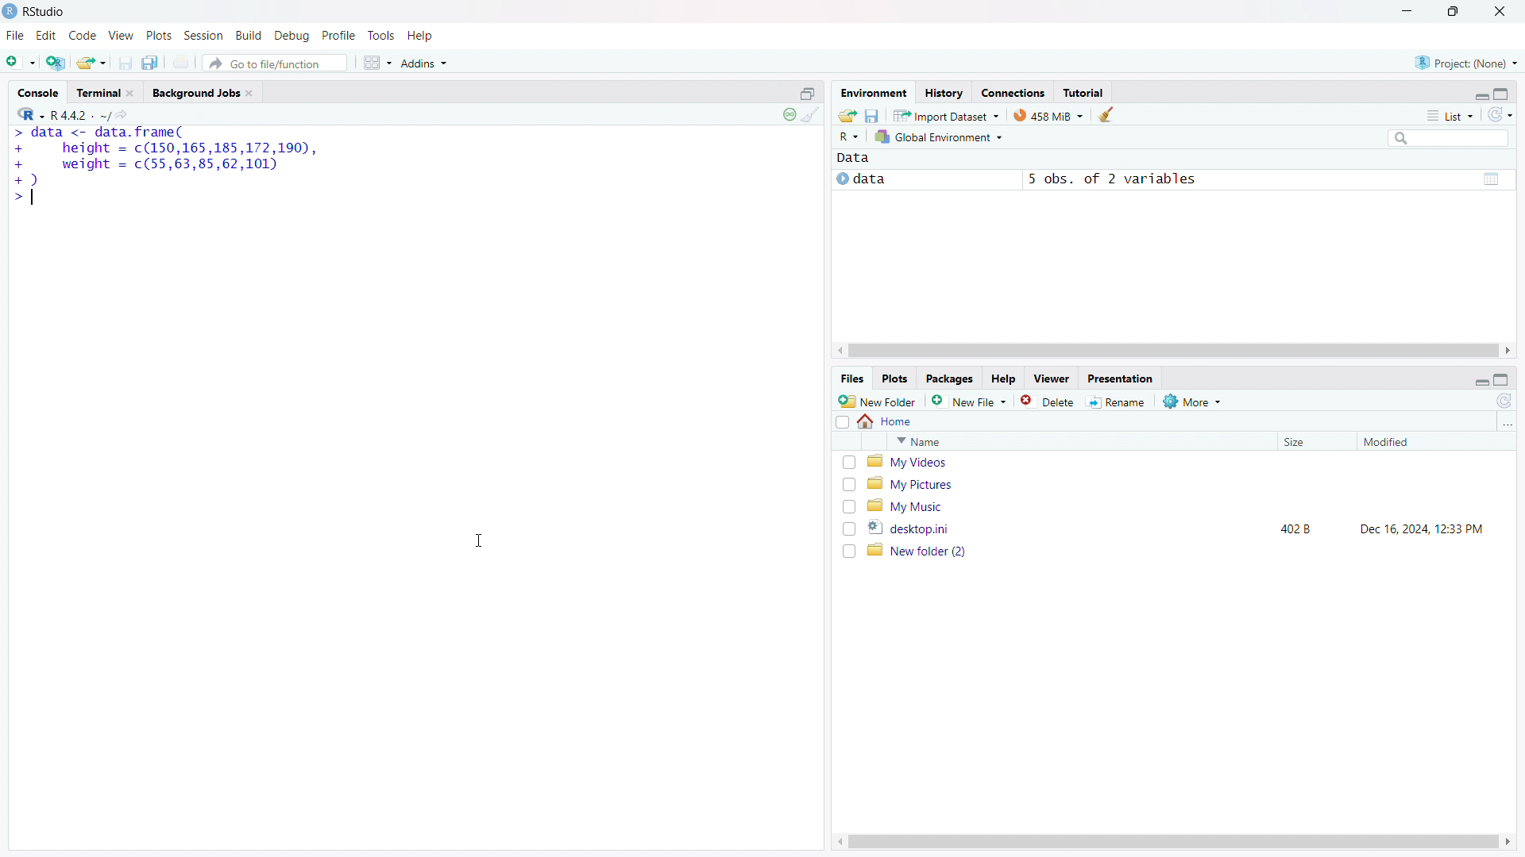 This screenshot has height=857, width=1525. Describe the element at coordinates (479, 541) in the screenshot. I see `cursor` at that location.